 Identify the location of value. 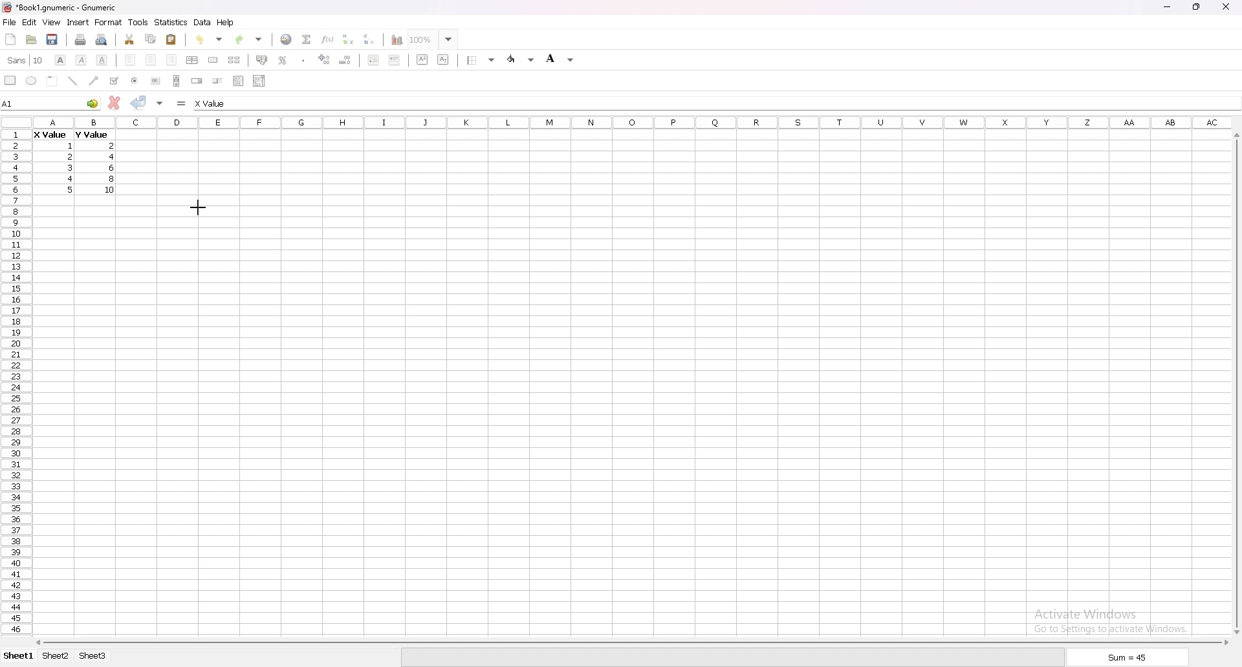
(50, 136).